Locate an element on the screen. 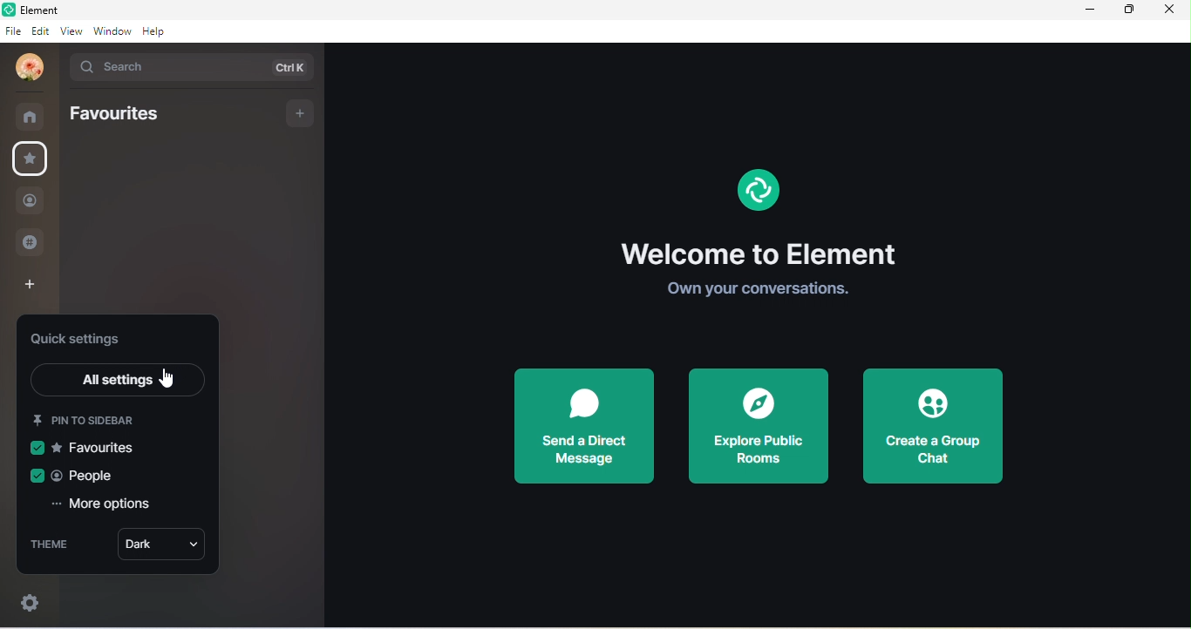  profile photo is located at coordinates (24, 68).